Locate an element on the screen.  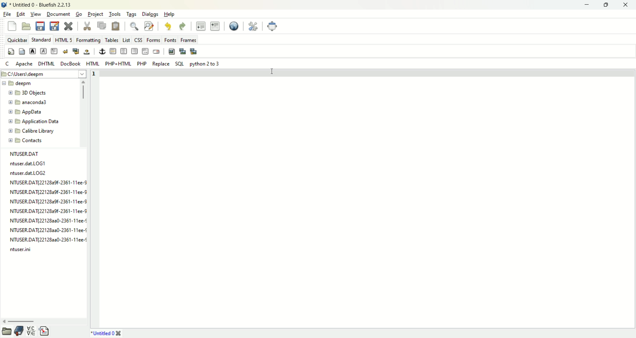
find and replace is located at coordinates (149, 27).